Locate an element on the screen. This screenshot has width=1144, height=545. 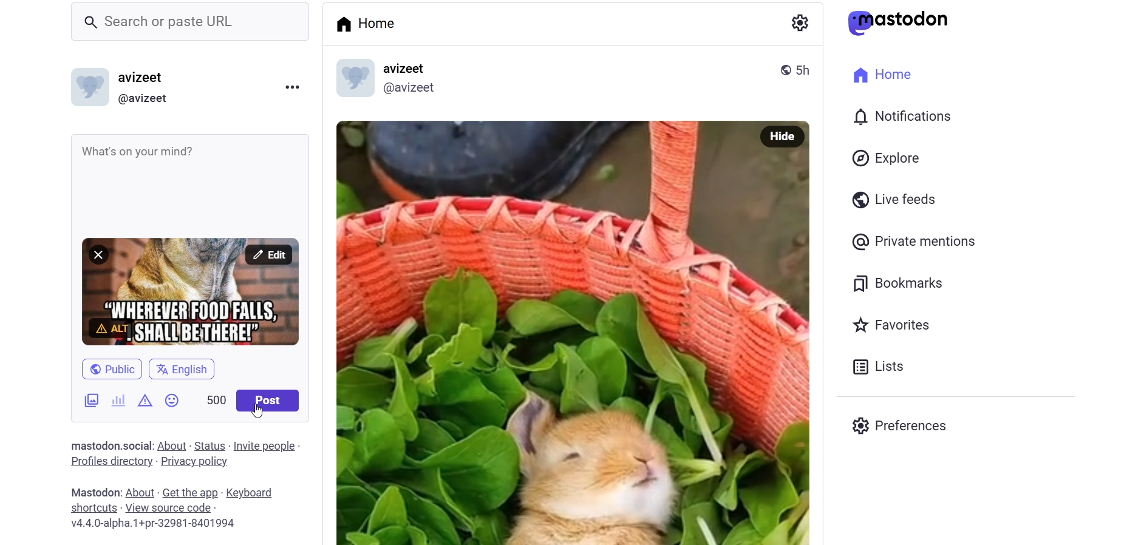
post is located at coordinates (271, 402).